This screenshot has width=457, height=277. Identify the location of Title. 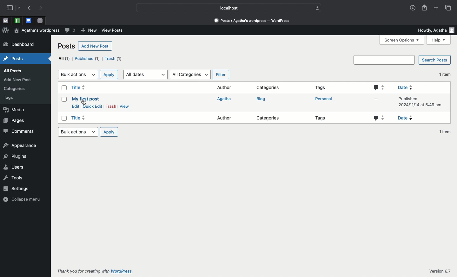
(80, 88).